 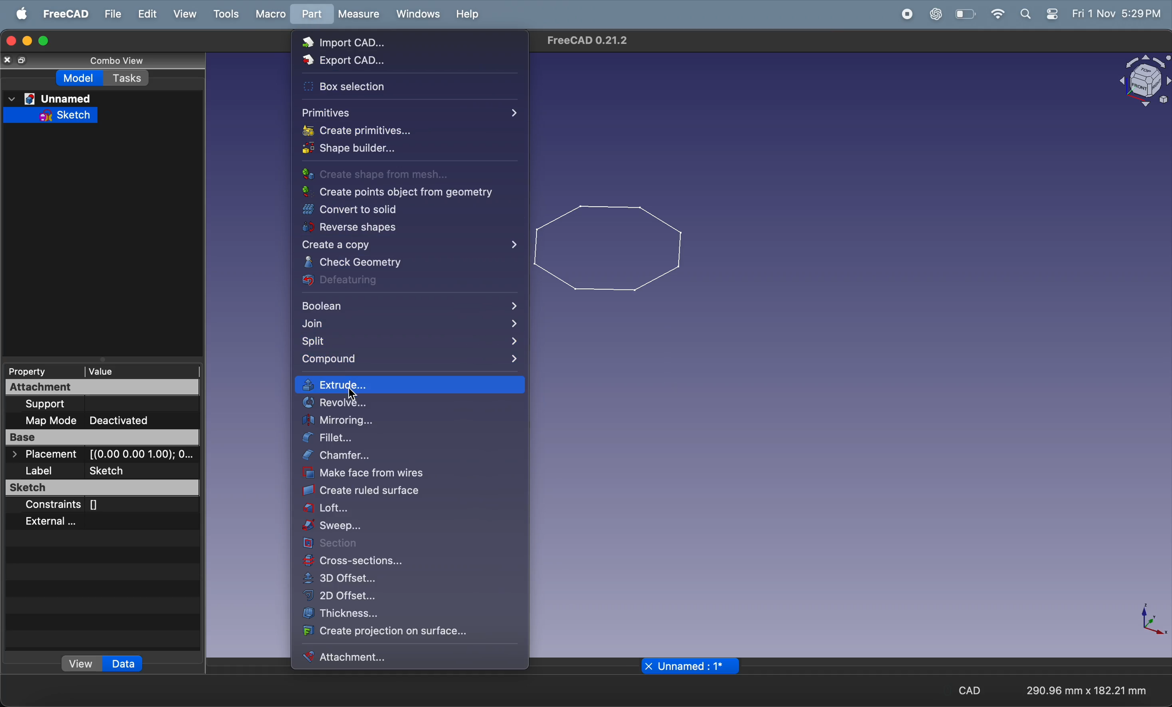 What do you see at coordinates (391, 175) in the screenshot?
I see `create shape from mesh` at bounding box center [391, 175].